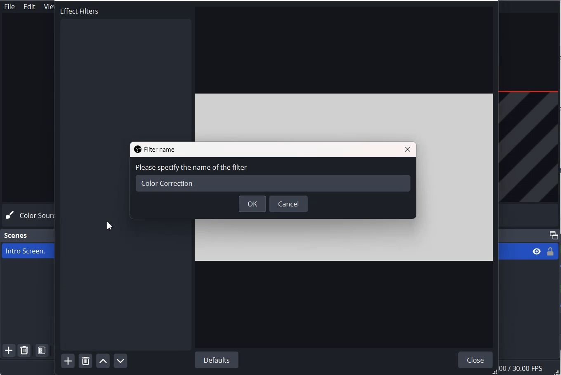  Describe the element at coordinates (120, 360) in the screenshot. I see `Move Filter down` at that location.